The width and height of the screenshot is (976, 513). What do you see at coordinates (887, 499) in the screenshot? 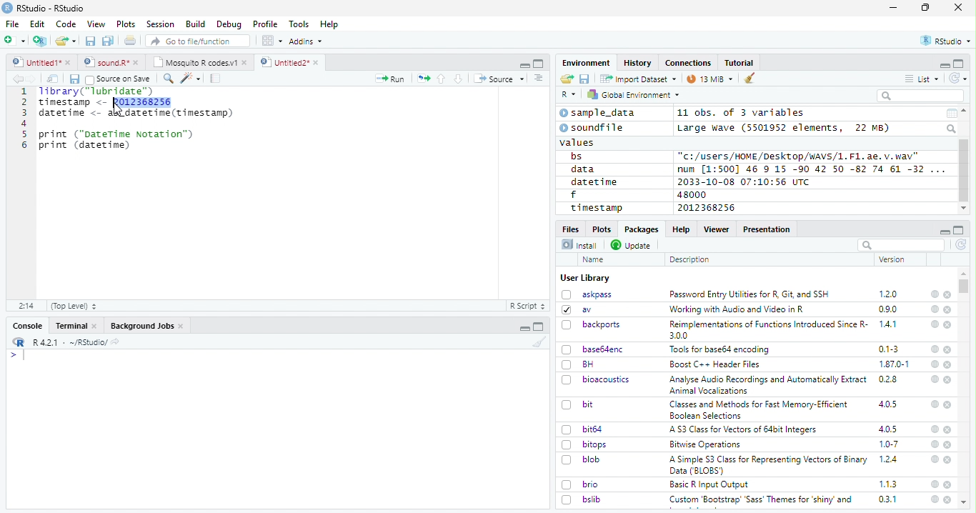
I see `0.3.1` at bounding box center [887, 499].